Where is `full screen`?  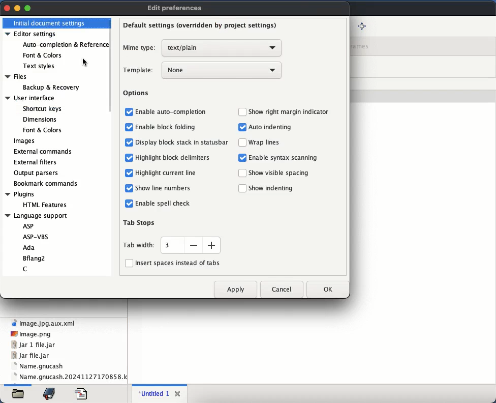 full screen is located at coordinates (362, 25).